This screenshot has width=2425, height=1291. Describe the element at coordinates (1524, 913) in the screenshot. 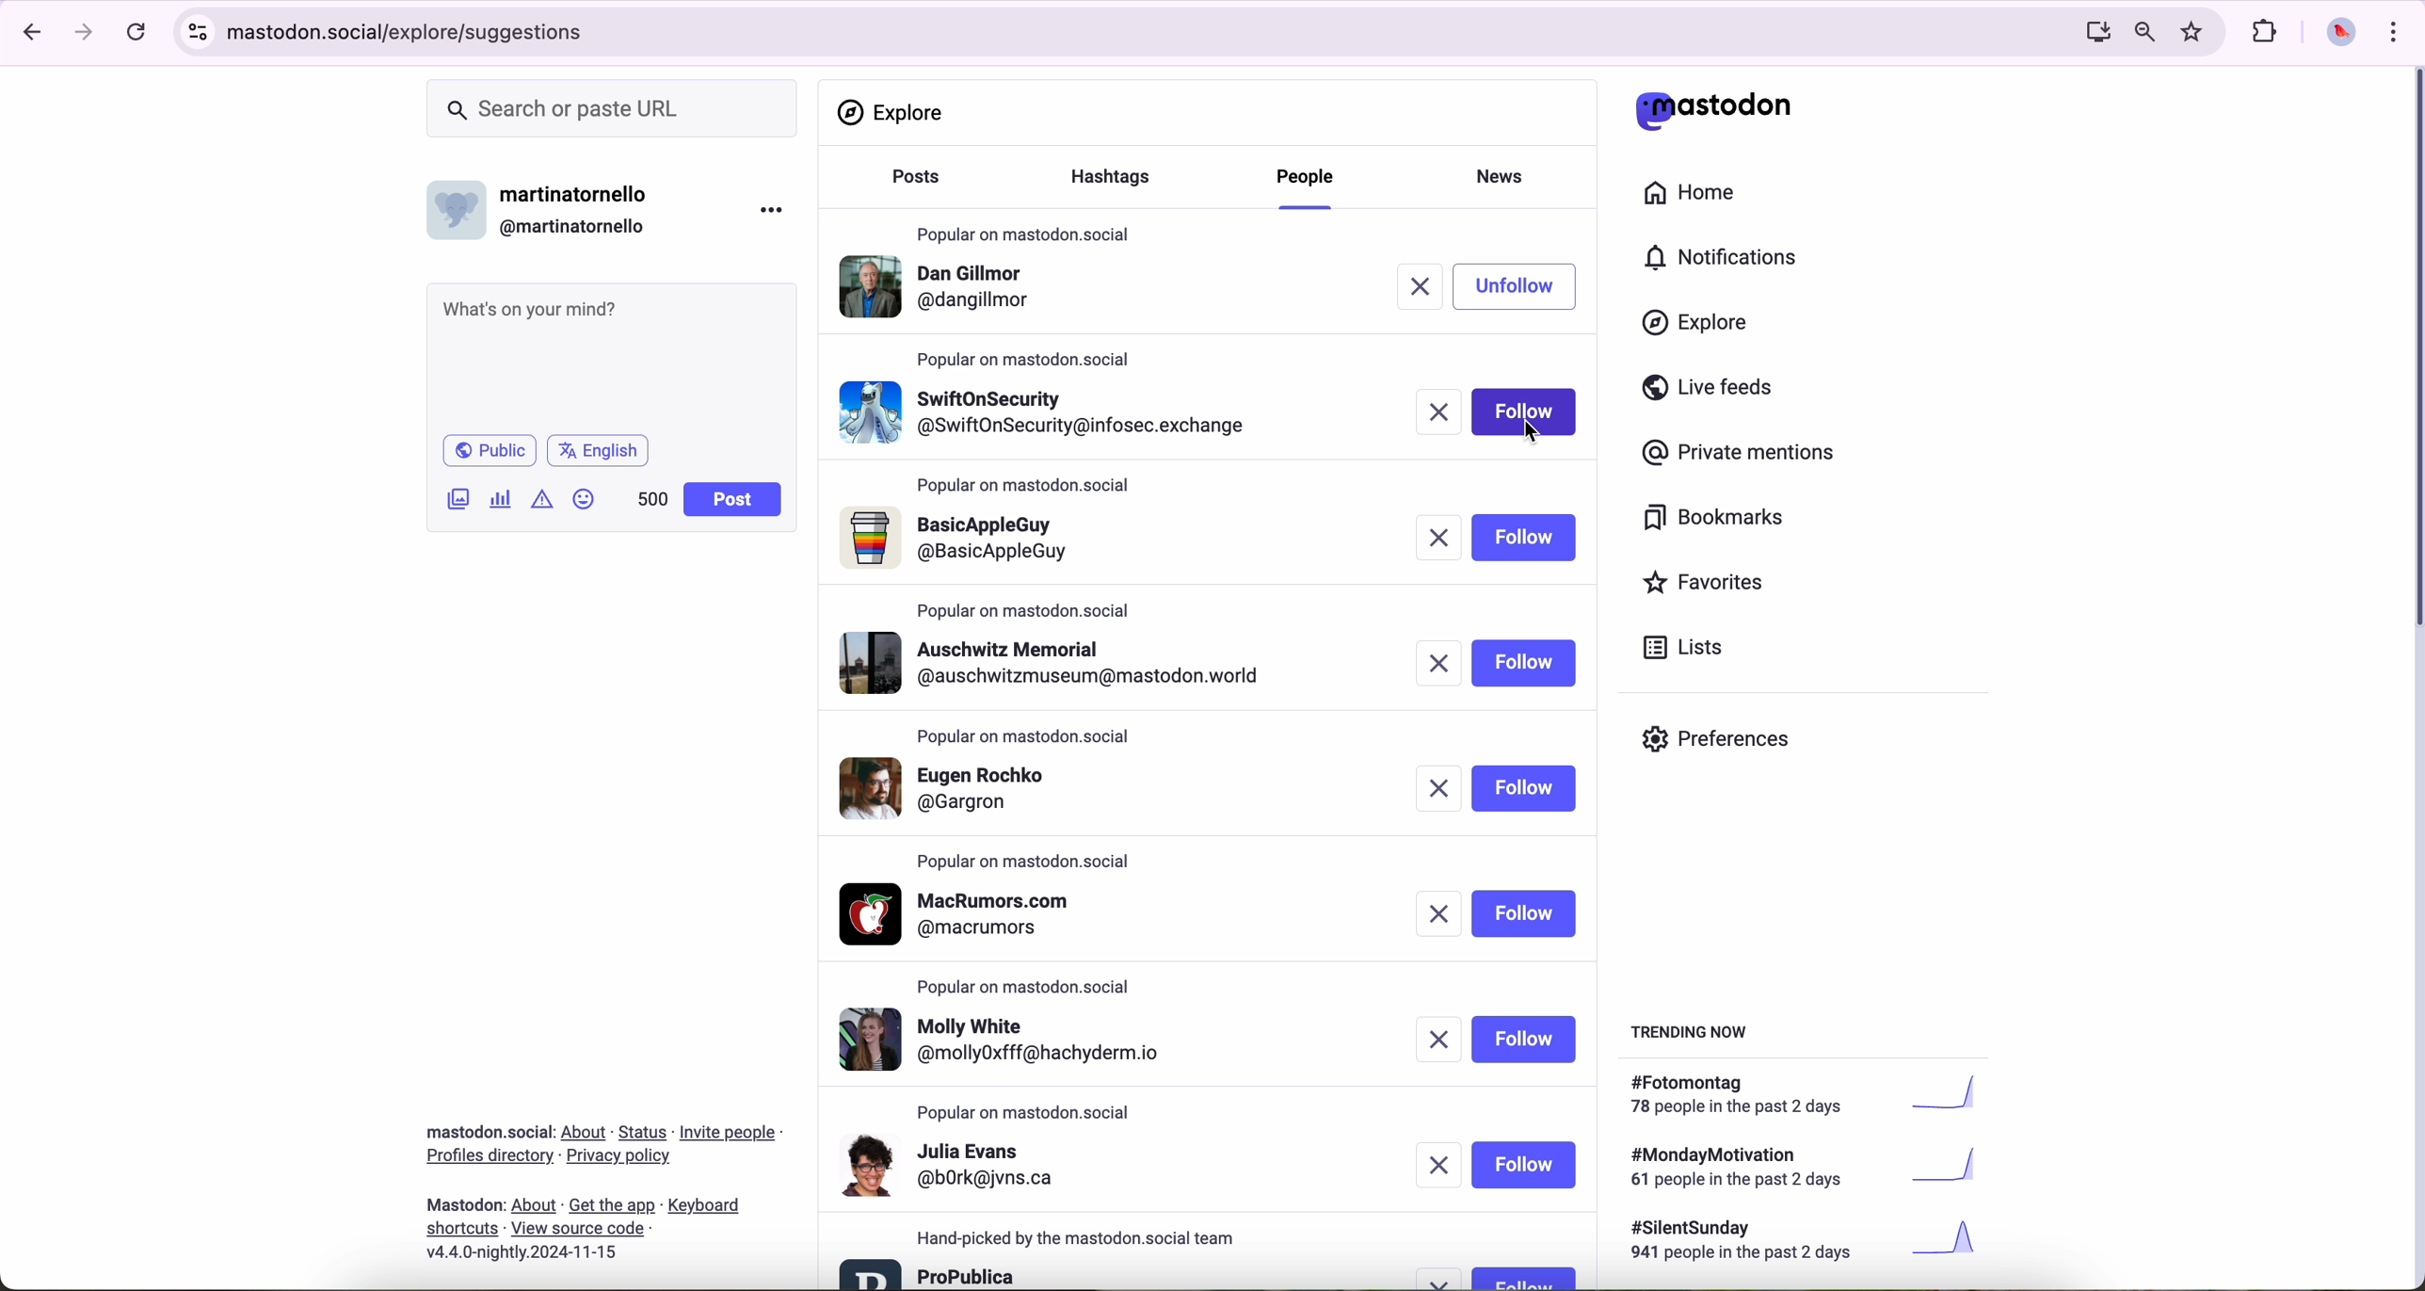

I see `follow button` at that location.